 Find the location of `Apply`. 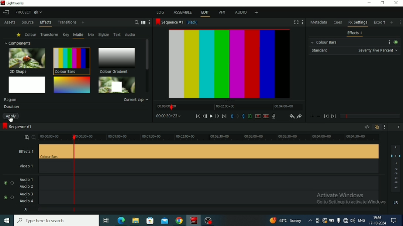

Apply is located at coordinates (12, 116).